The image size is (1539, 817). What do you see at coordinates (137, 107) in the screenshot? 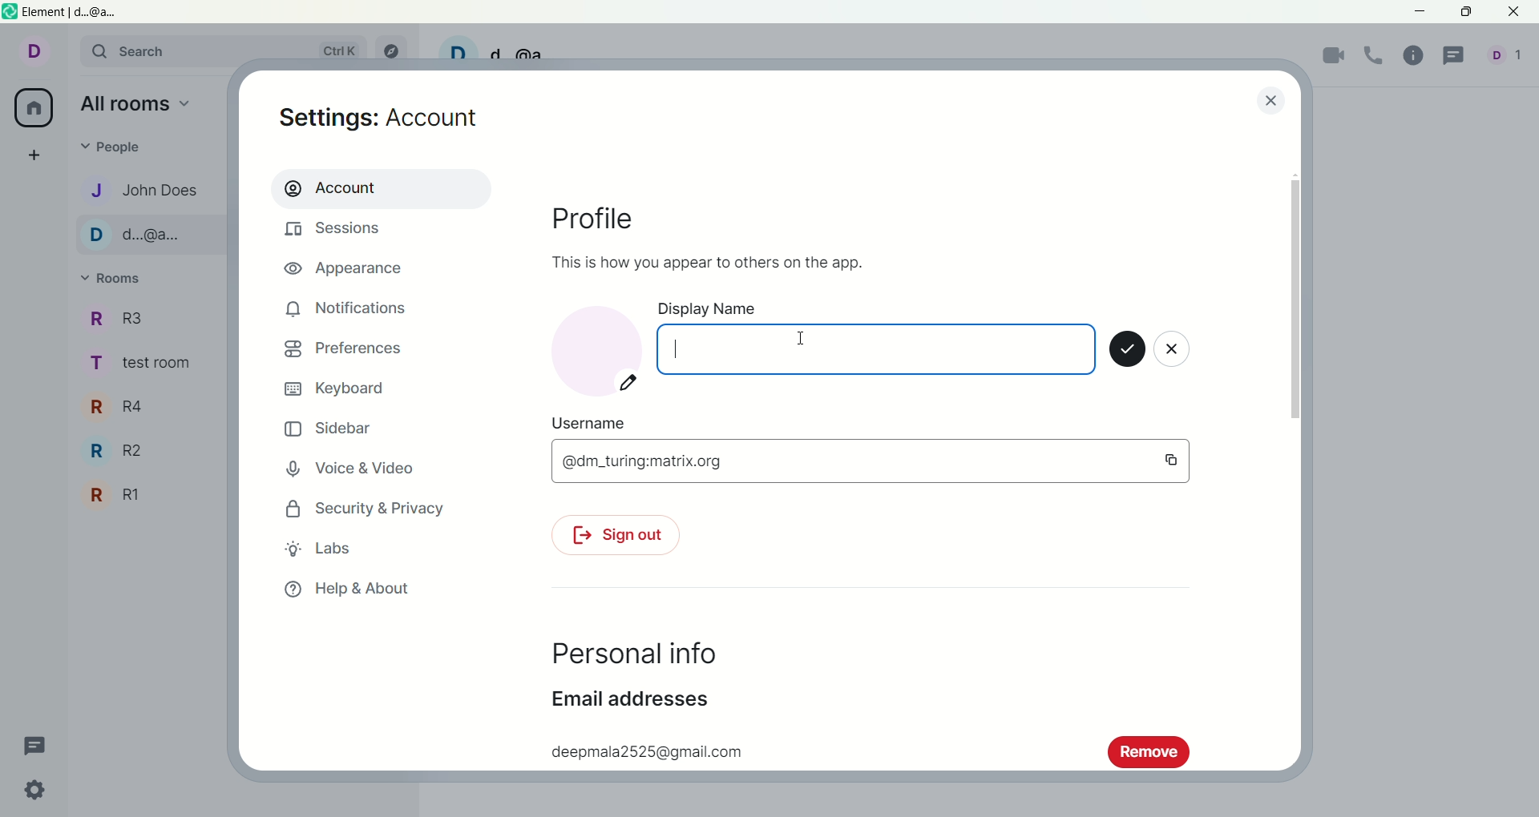
I see `all rooms` at bounding box center [137, 107].